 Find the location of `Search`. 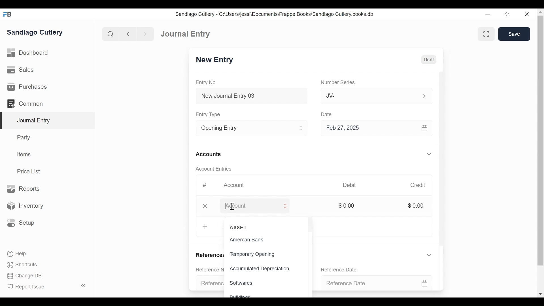

Search is located at coordinates (110, 34).